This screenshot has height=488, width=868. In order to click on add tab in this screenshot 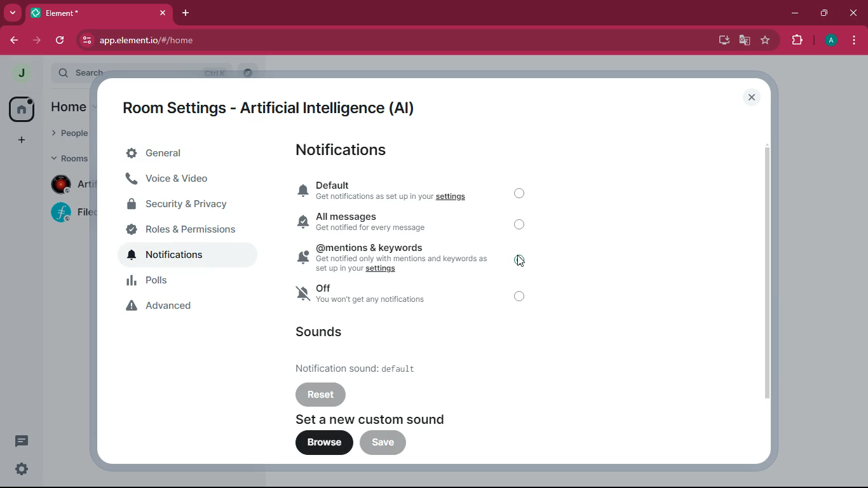, I will do `click(188, 14)`.